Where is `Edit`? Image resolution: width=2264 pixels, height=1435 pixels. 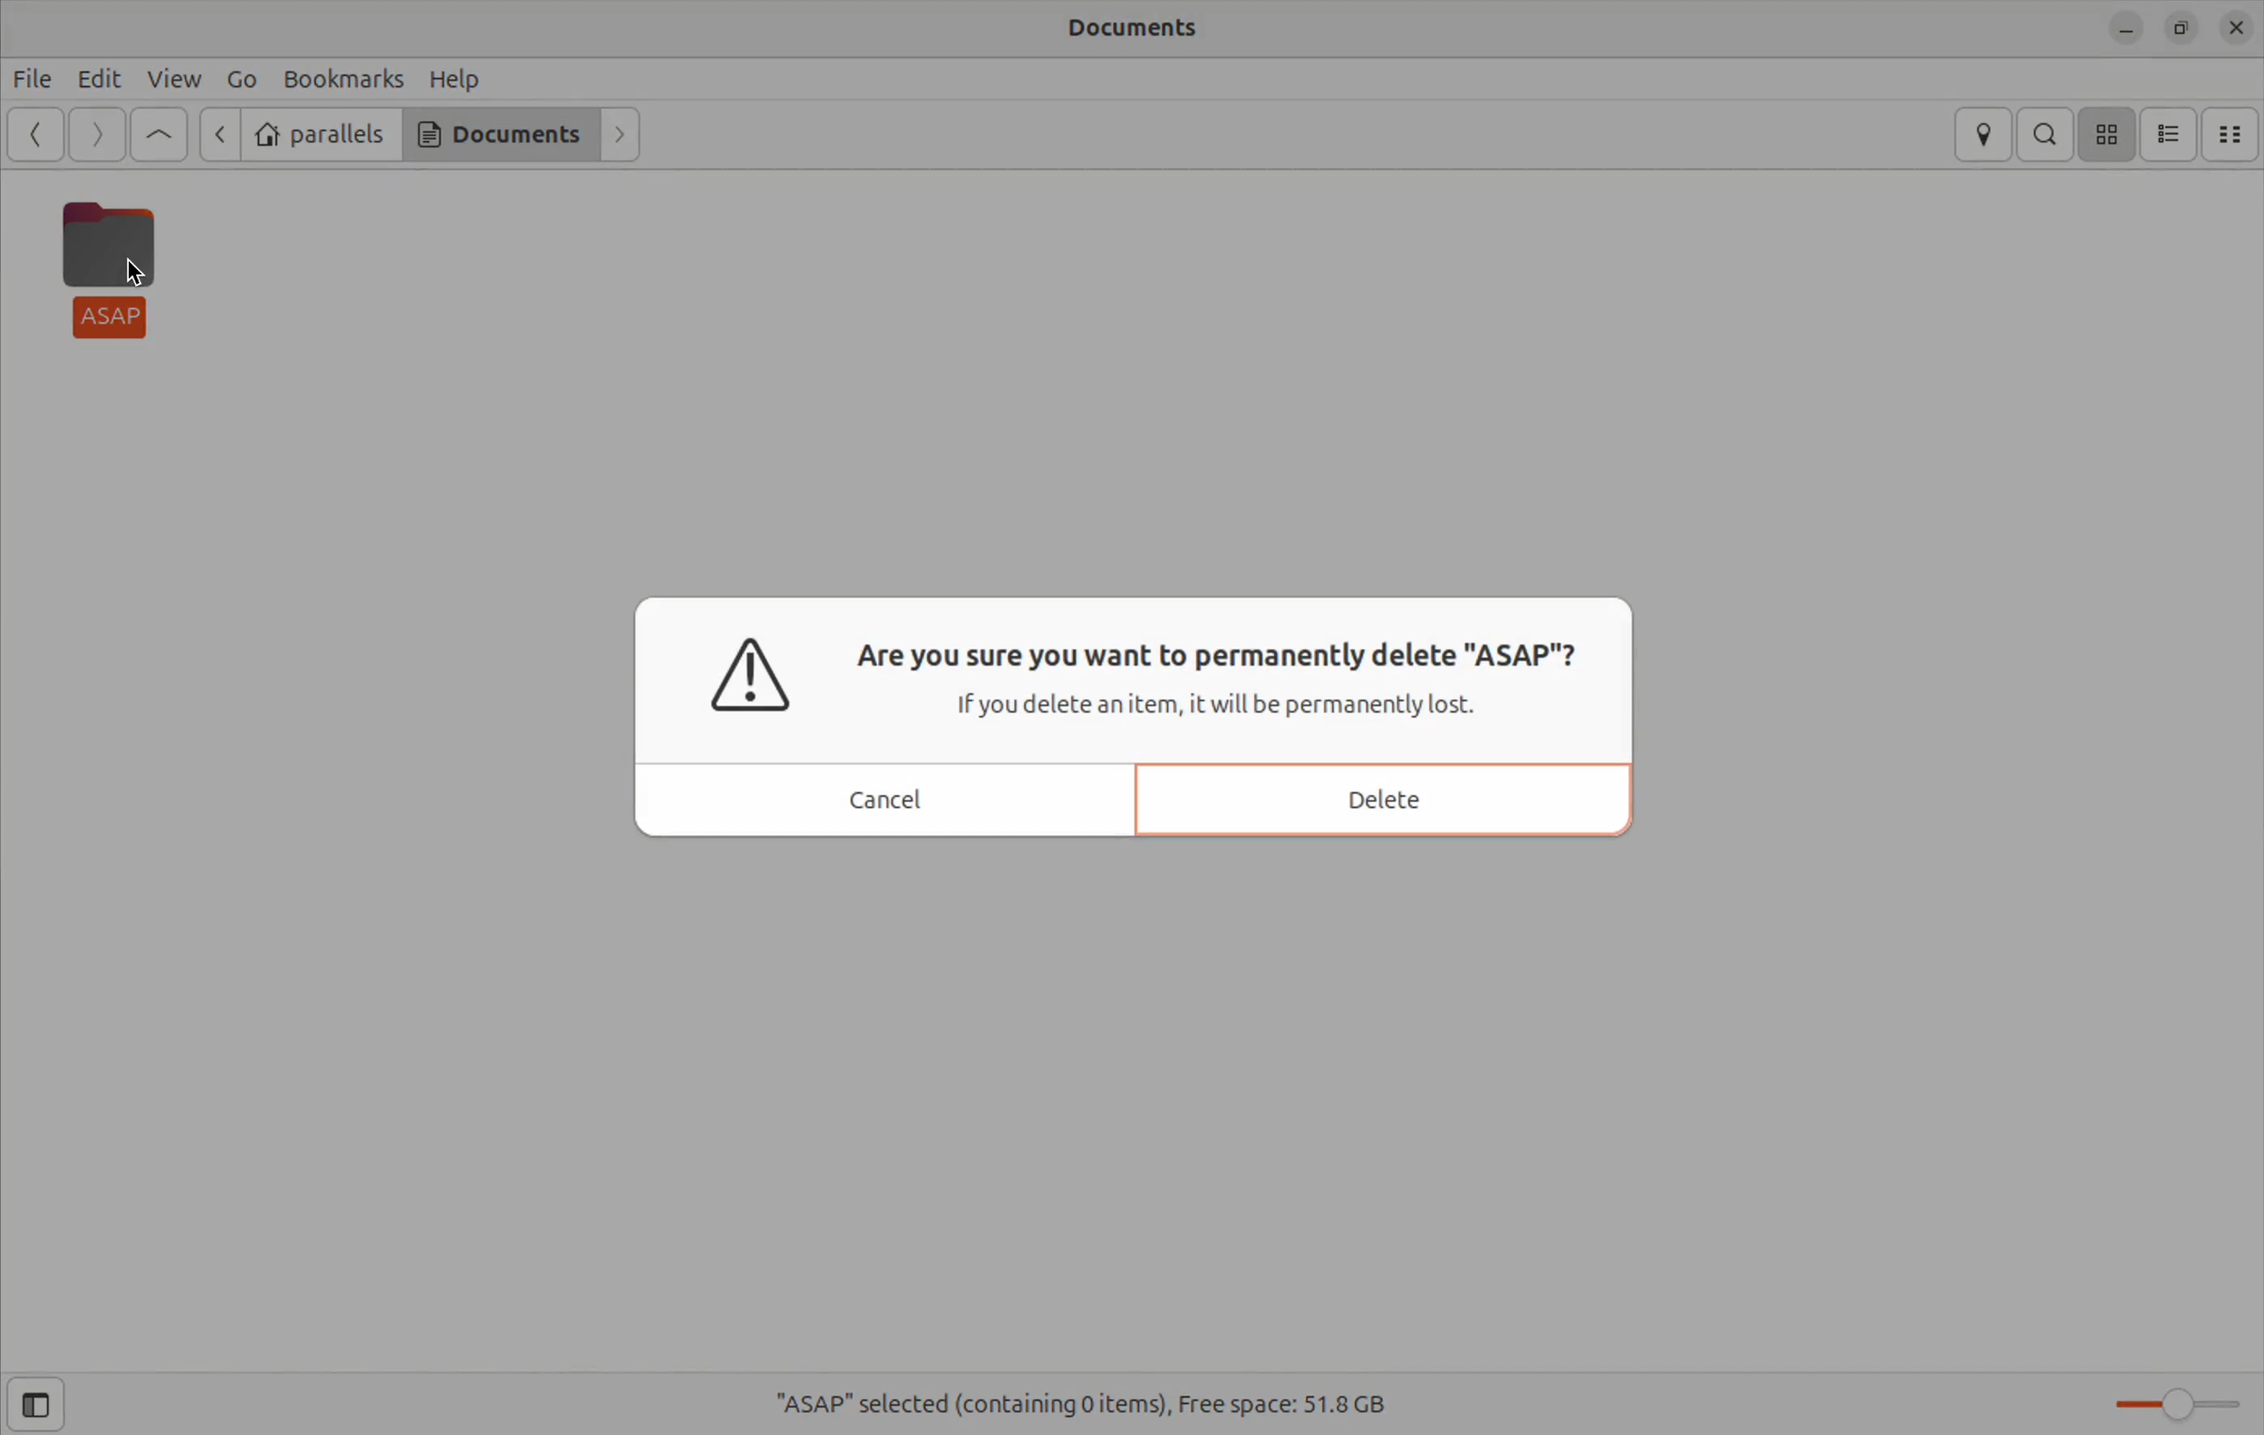
Edit is located at coordinates (102, 81).